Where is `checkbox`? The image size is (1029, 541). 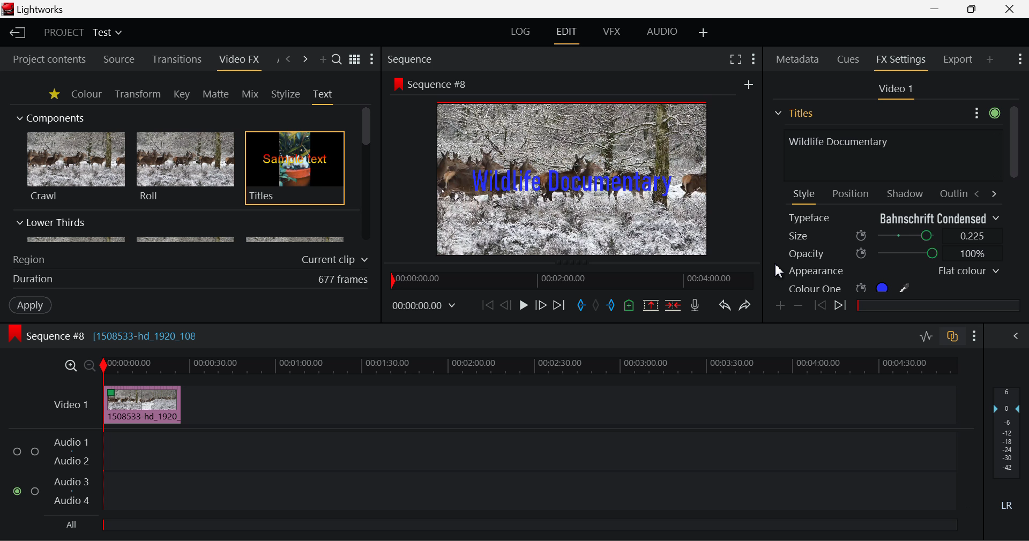
checkbox is located at coordinates (19, 452).